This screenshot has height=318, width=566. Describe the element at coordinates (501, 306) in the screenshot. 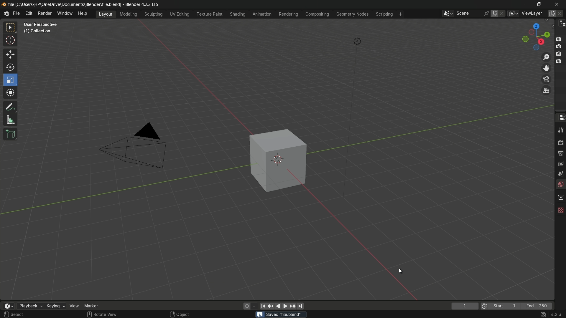

I see `first frame of the playback` at that location.